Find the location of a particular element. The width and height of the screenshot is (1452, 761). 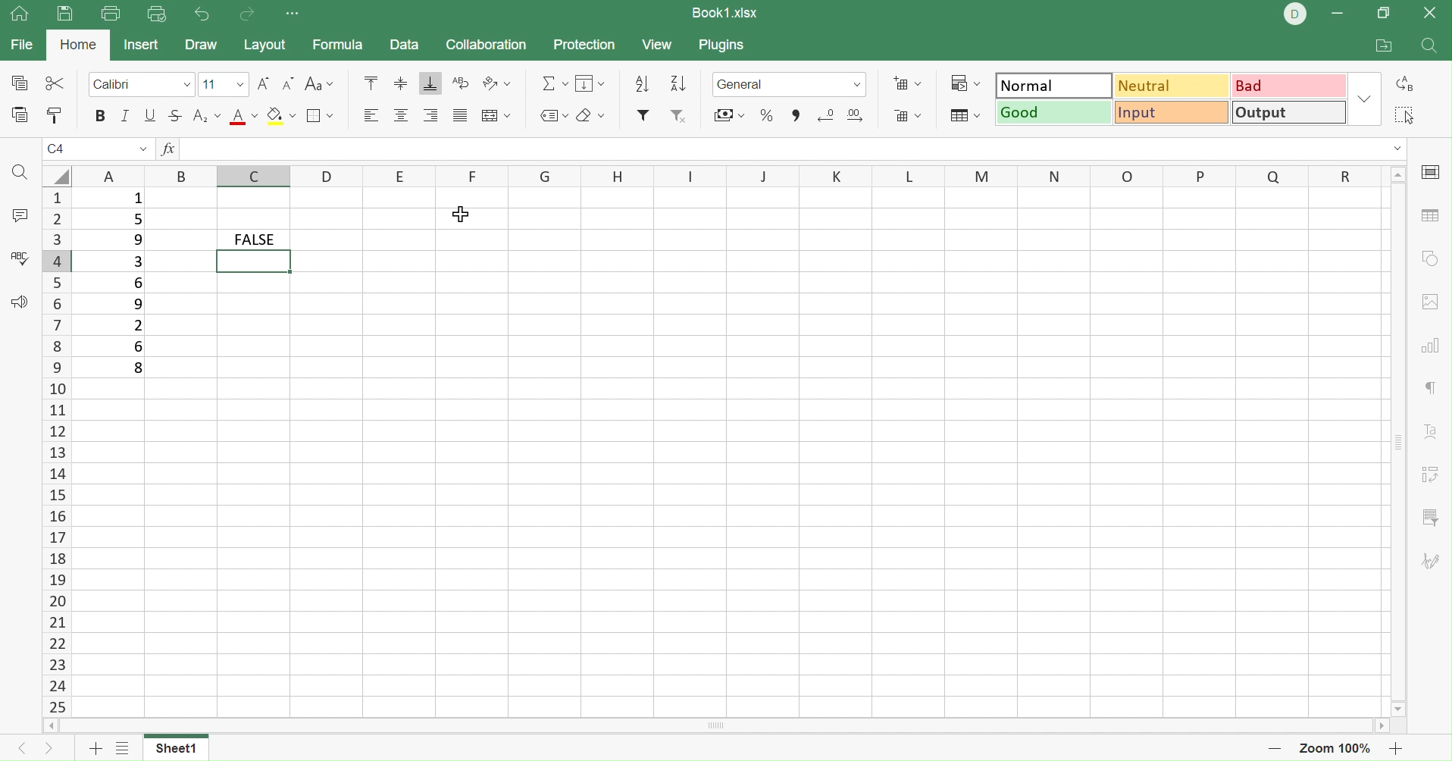

Restore down is located at coordinates (1384, 14).